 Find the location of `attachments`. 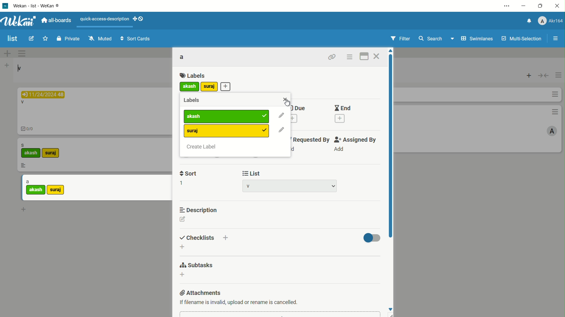

attachments is located at coordinates (201, 292).